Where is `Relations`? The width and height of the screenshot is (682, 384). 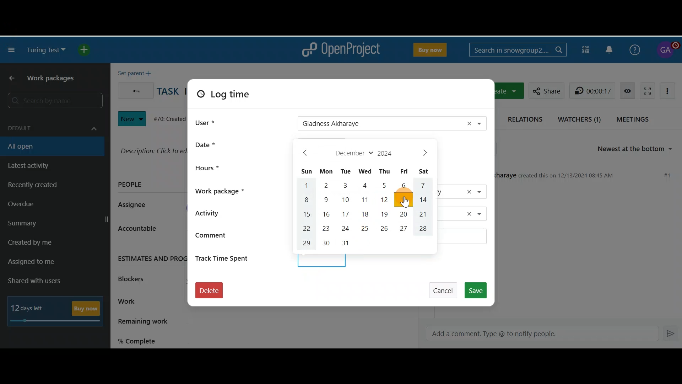 Relations is located at coordinates (527, 118).